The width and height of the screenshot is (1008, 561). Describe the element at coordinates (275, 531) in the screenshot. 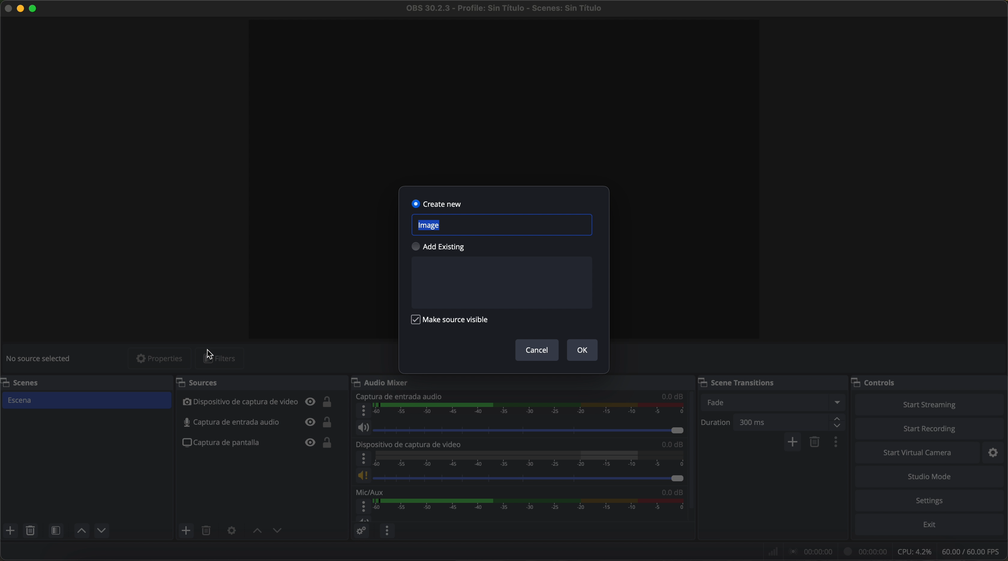

I see `move source down` at that location.